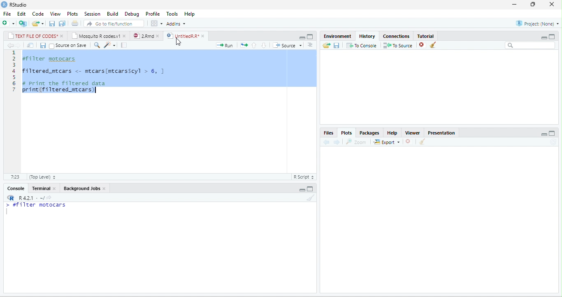 Image resolution: width=562 pixels, height=297 pixels. I want to click on History, so click(367, 36).